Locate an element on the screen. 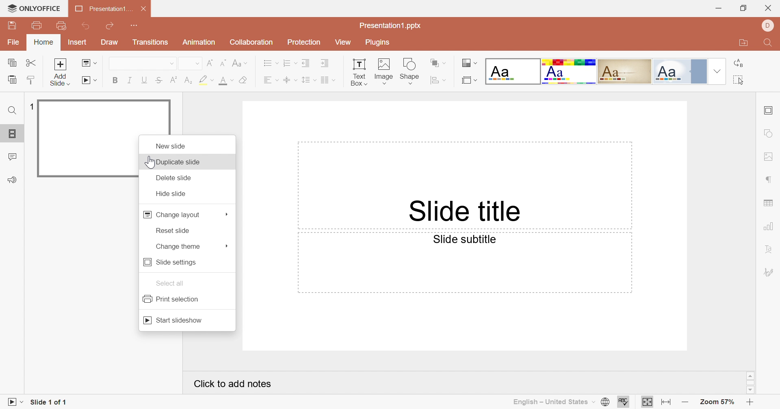 This screenshot has width=780, height=409. Print is located at coordinates (38, 26).